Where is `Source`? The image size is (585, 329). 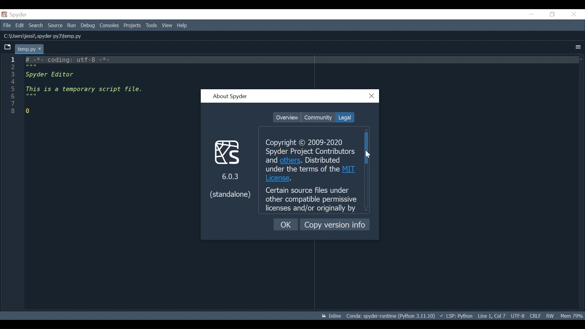
Source is located at coordinates (55, 26).